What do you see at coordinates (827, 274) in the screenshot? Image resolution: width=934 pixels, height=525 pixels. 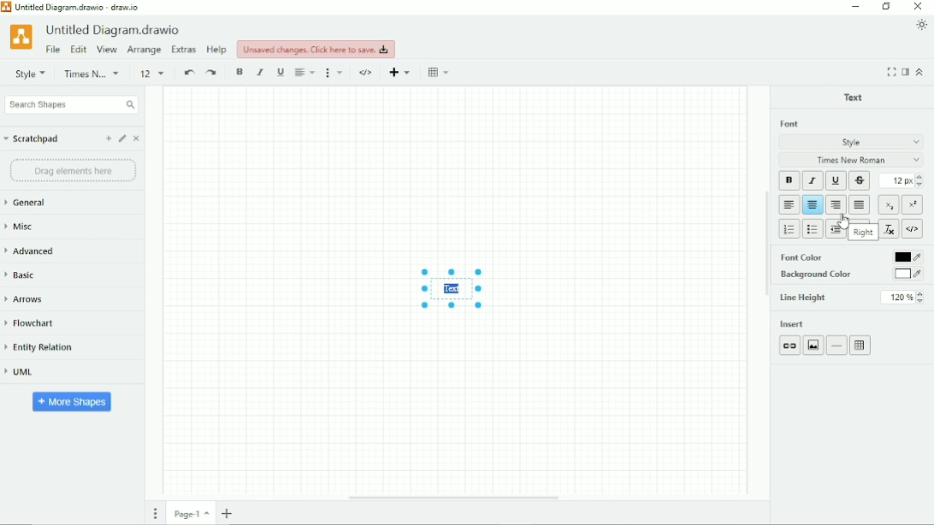 I see `Background Color` at bounding box center [827, 274].